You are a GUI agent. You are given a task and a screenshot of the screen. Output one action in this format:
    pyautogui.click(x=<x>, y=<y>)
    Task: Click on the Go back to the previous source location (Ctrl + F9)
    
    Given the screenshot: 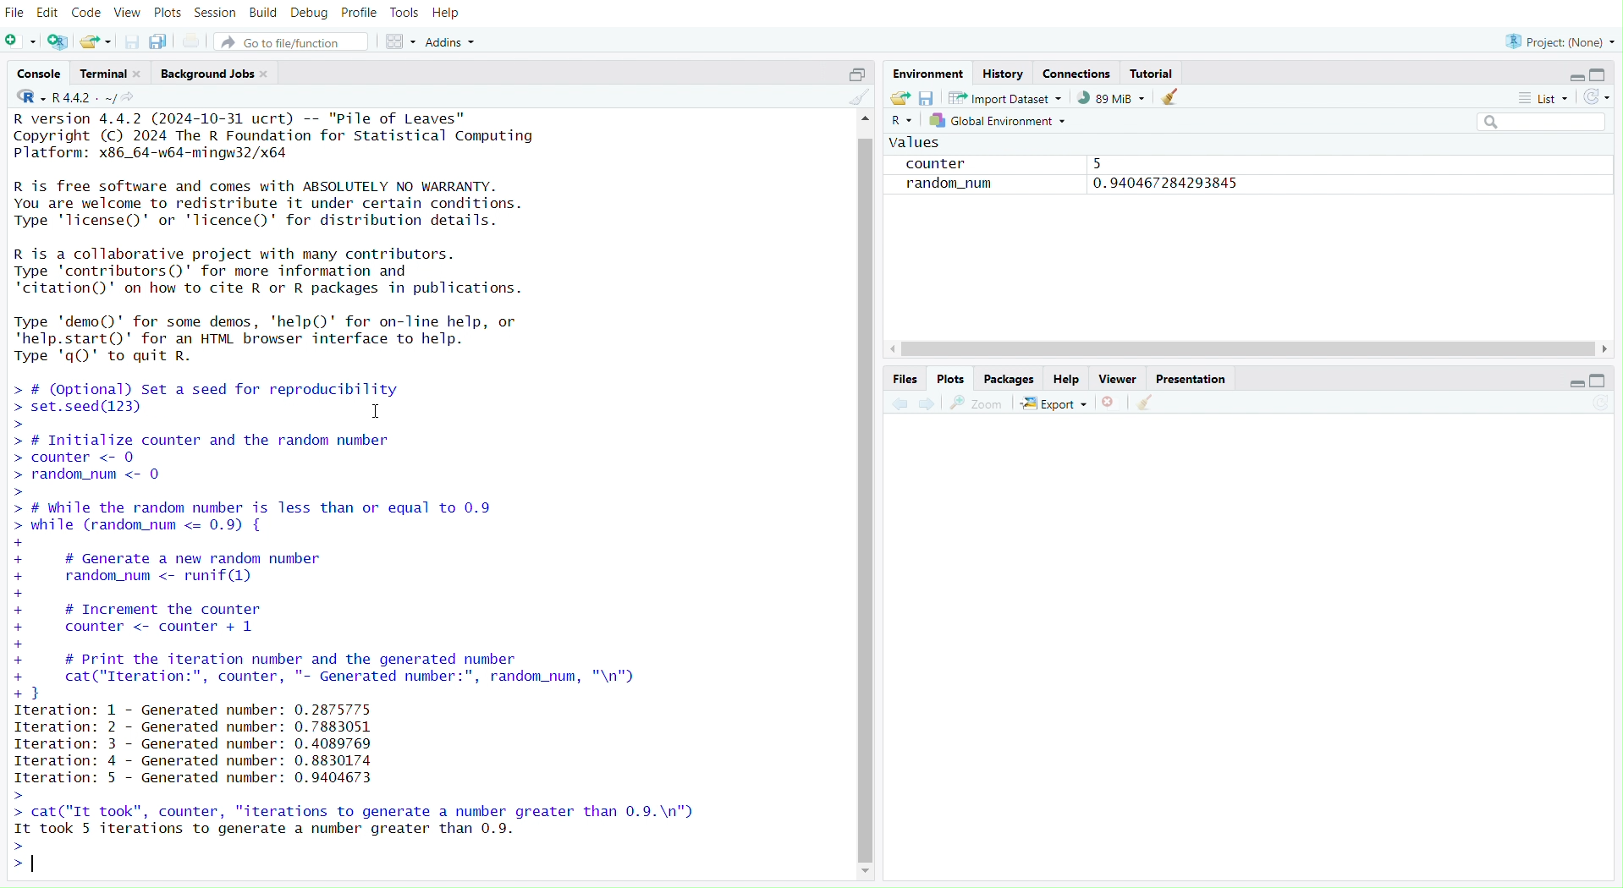 What is the action you would take?
    pyautogui.click(x=895, y=404)
    